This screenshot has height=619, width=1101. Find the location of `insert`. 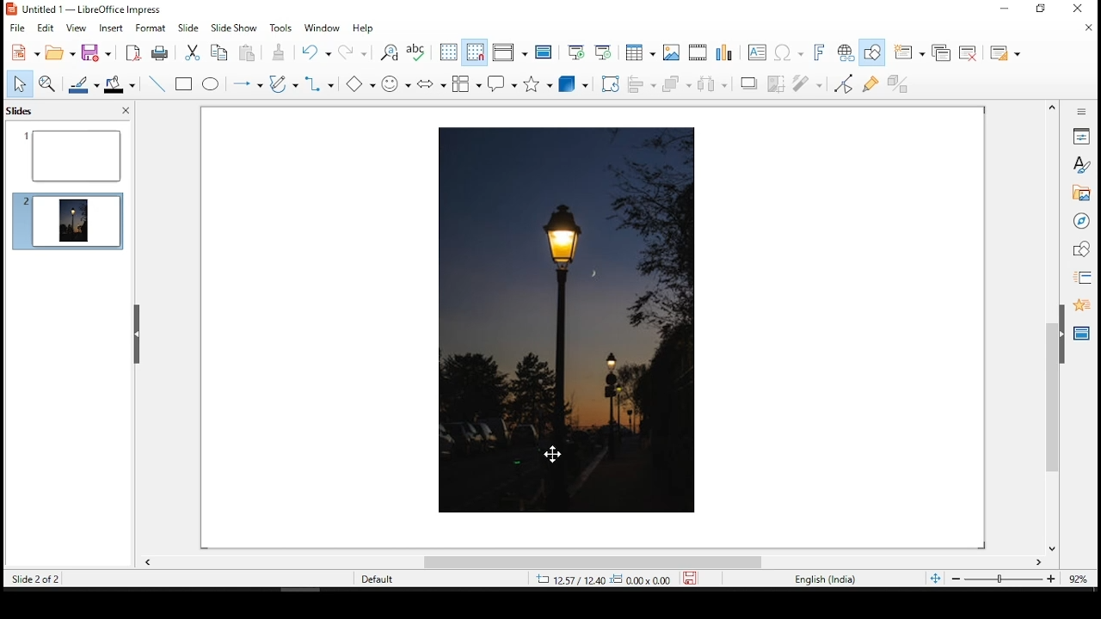

insert is located at coordinates (112, 28).